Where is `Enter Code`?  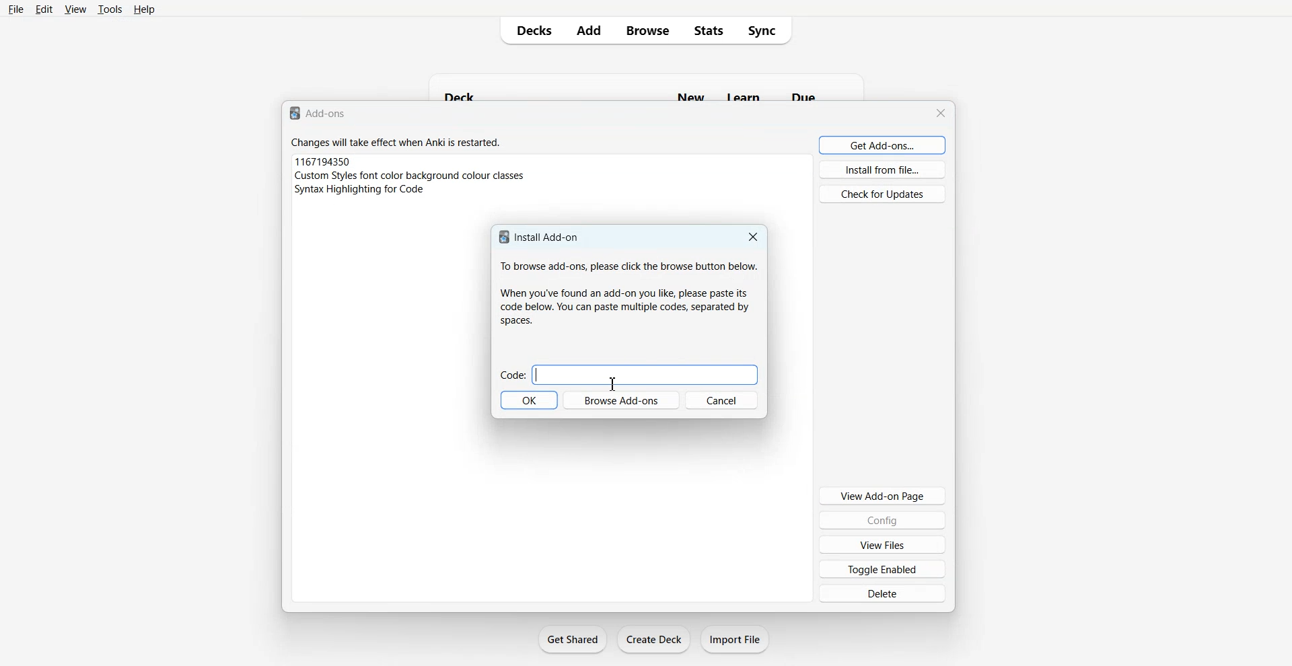
Enter Code is located at coordinates (631, 375).